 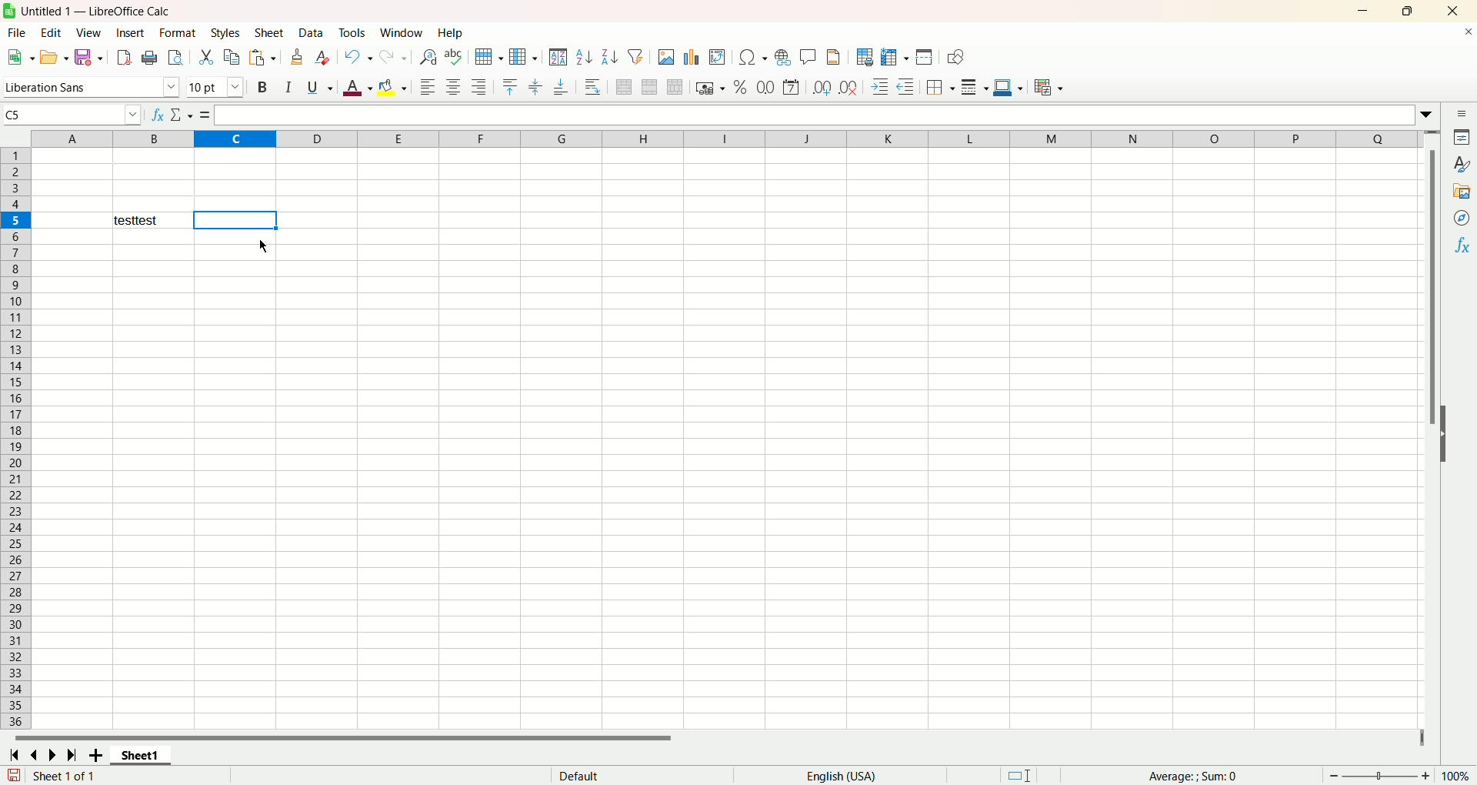 I want to click on cut, so click(x=205, y=57).